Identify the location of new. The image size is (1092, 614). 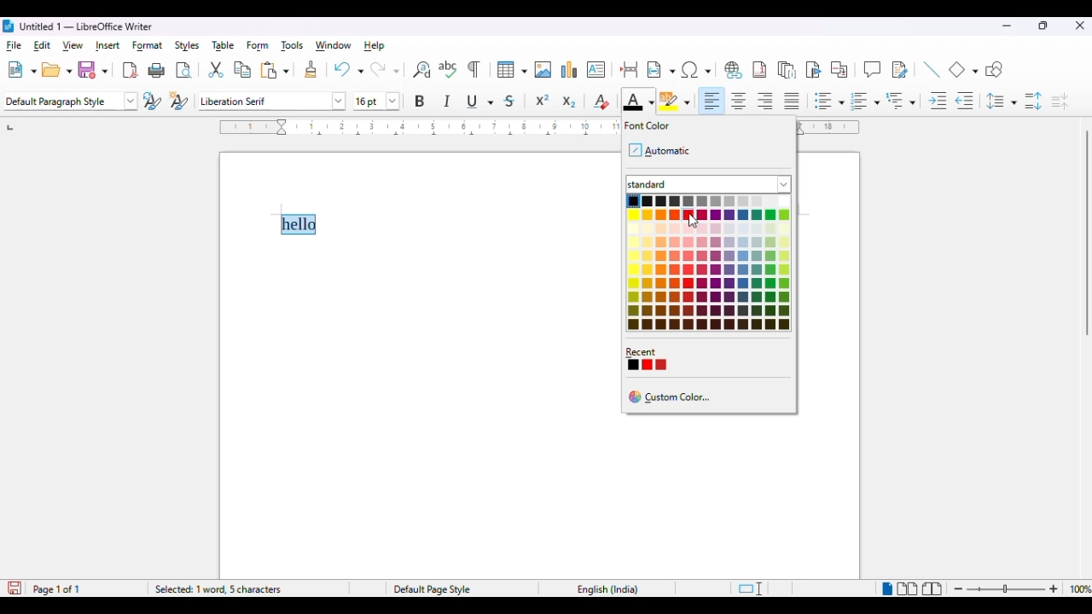
(21, 71).